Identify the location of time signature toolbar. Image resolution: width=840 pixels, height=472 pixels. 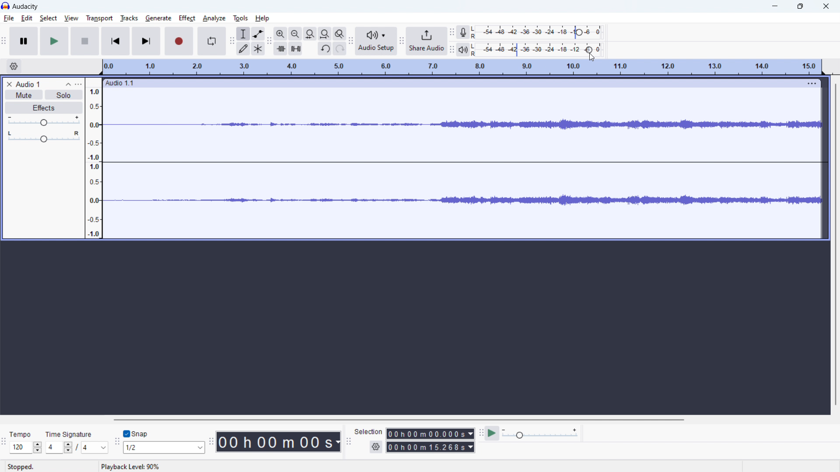
(4, 440).